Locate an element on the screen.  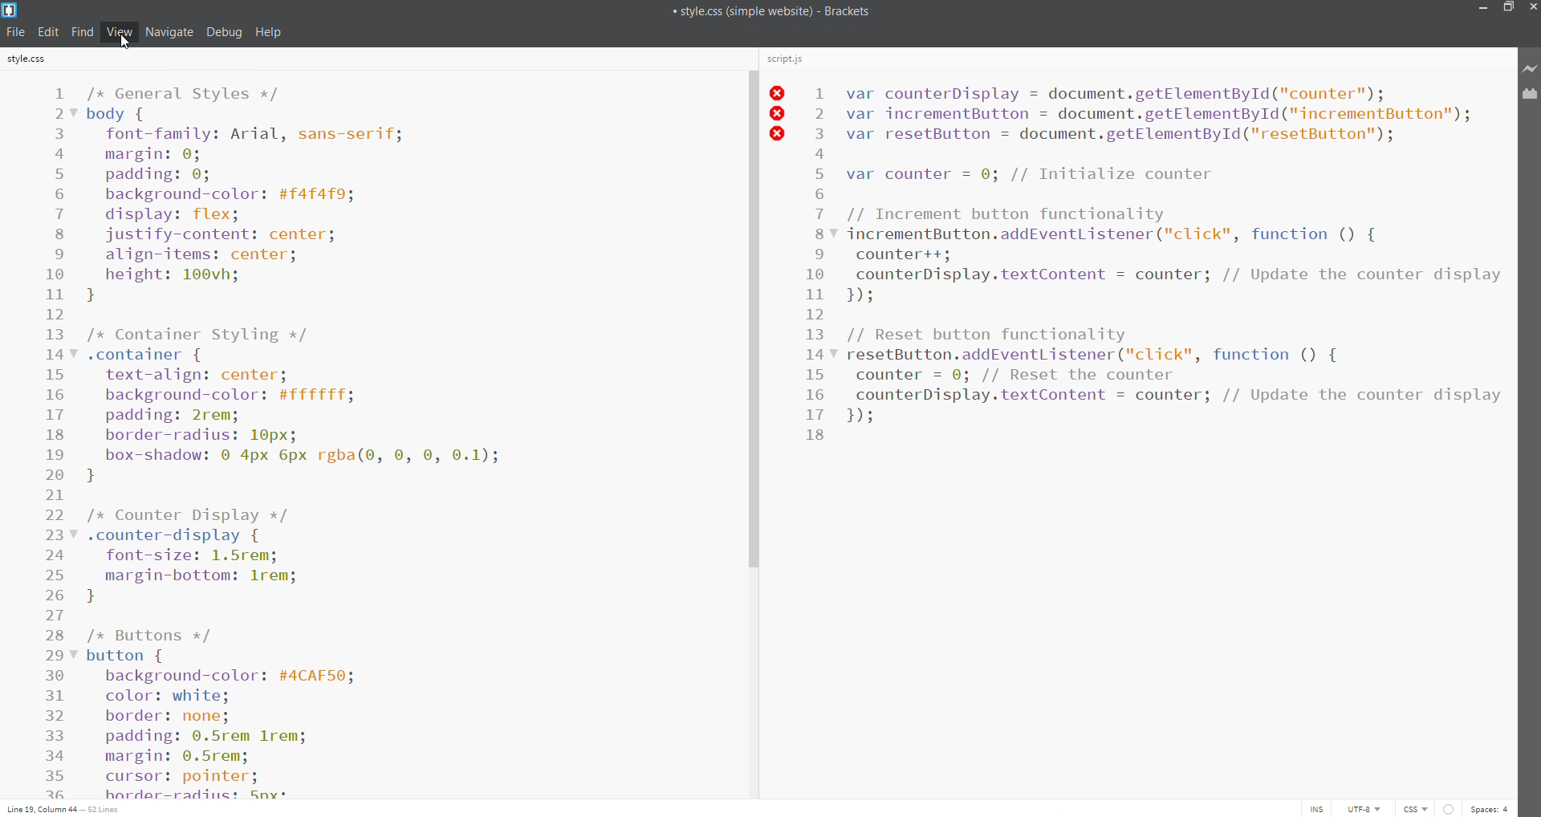
find is located at coordinates (82, 31).